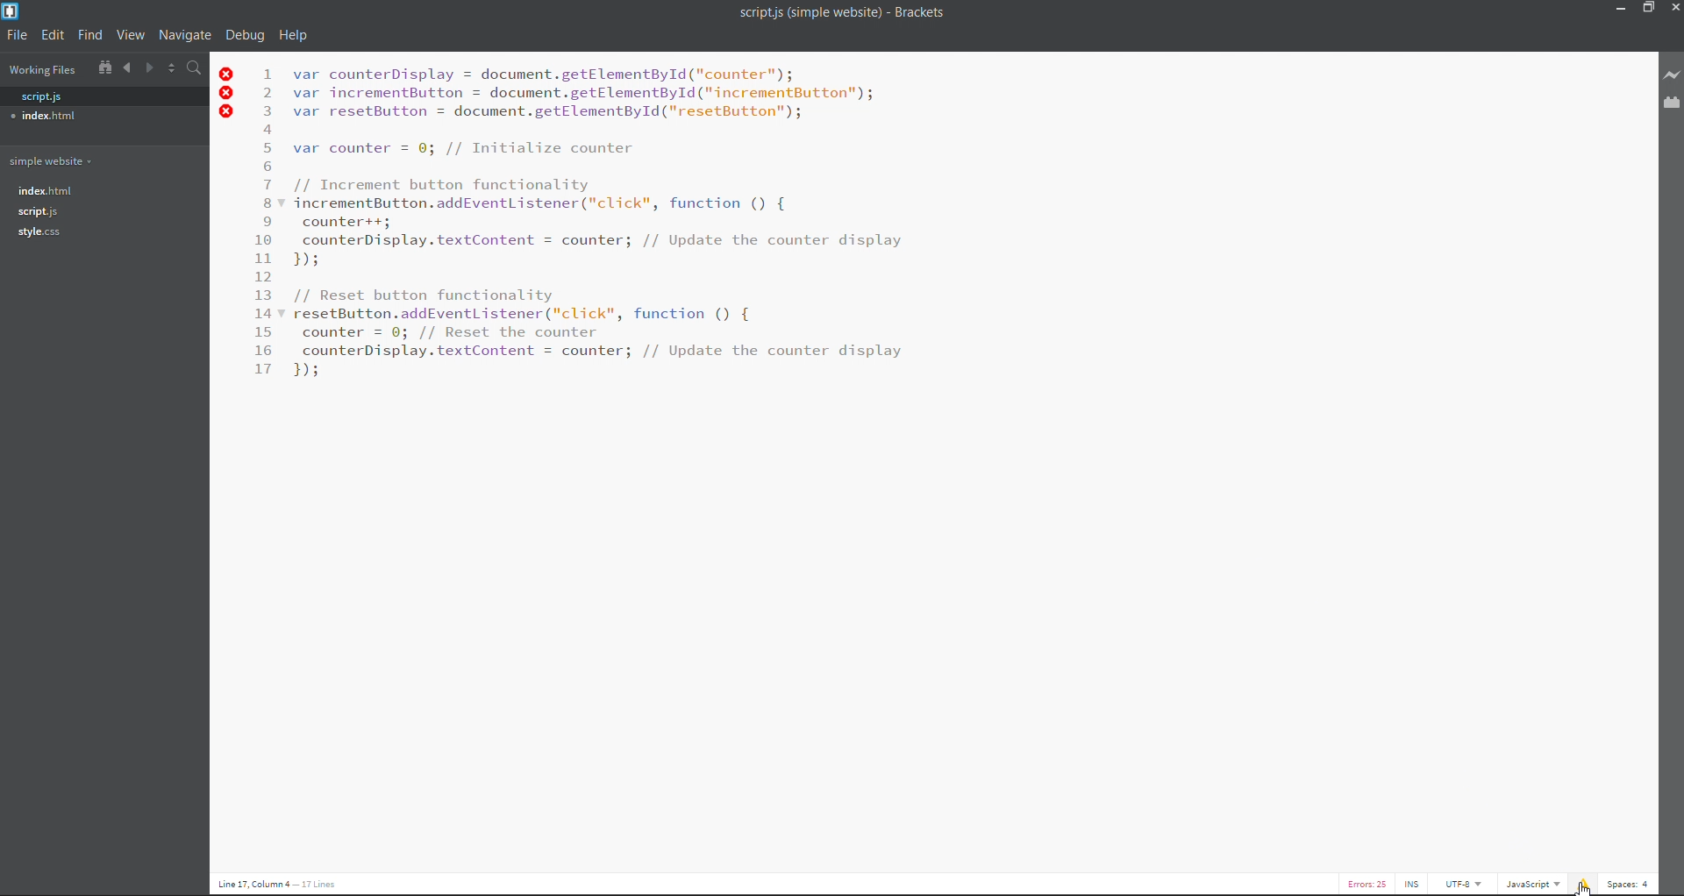 This screenshot has width=1684, height=896. What do you see at coordinates (1411, 885) in the screenshot?
I see `cursor toggle` at bounding box center [1411, 885].